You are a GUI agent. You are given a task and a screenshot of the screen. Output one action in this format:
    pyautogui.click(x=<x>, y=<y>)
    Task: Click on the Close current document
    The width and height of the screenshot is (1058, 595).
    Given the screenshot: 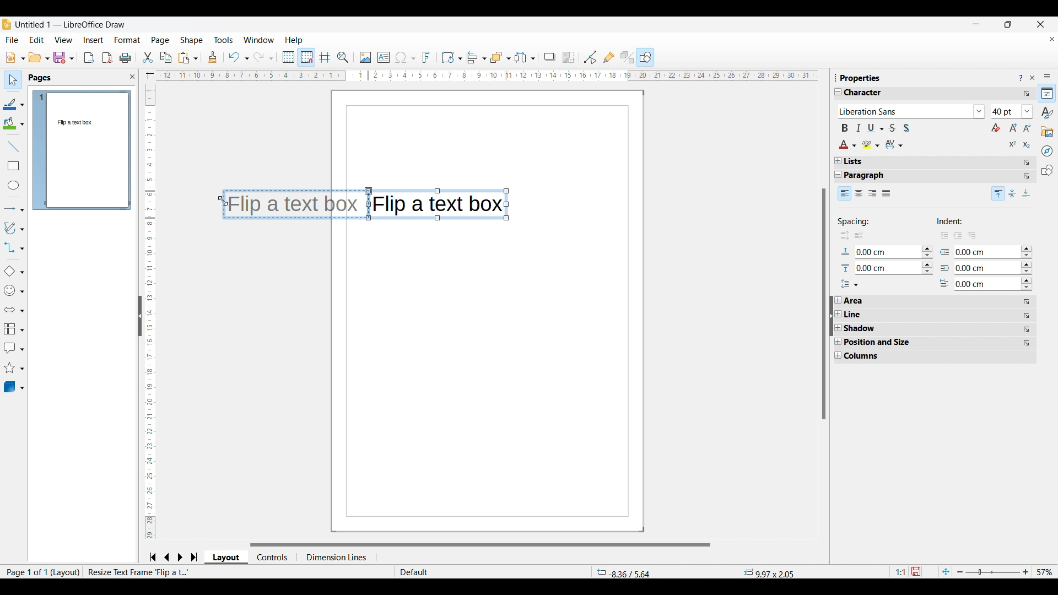 What is the action you would take?
    pyautogui.click(x=1052, y=39)
    